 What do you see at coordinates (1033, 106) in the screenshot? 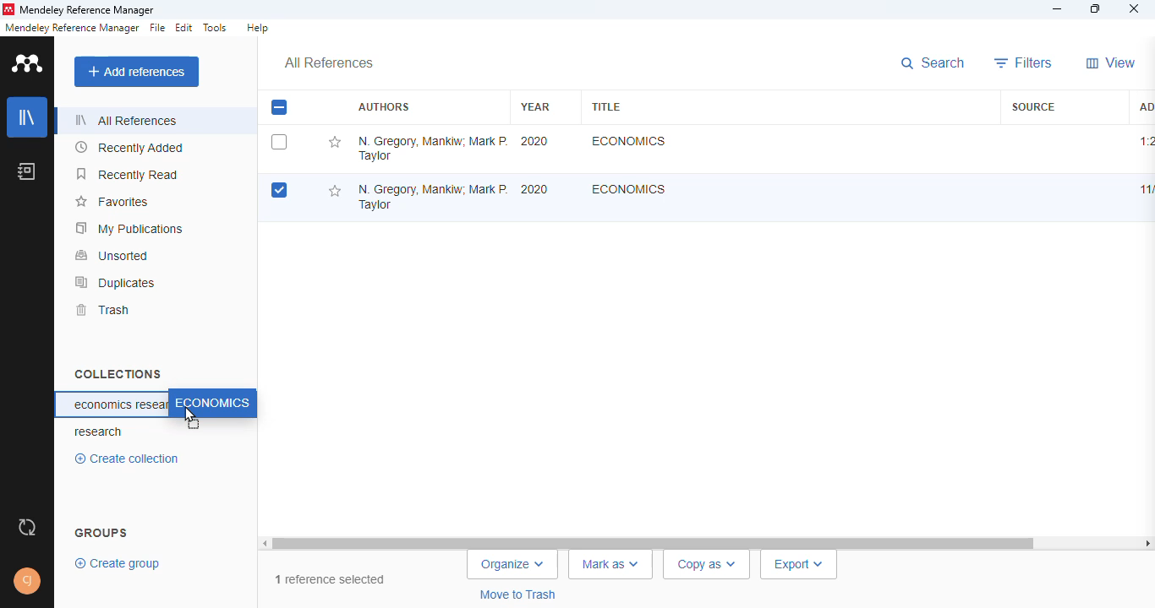
I see `source` at bounding box center [1033, 106].